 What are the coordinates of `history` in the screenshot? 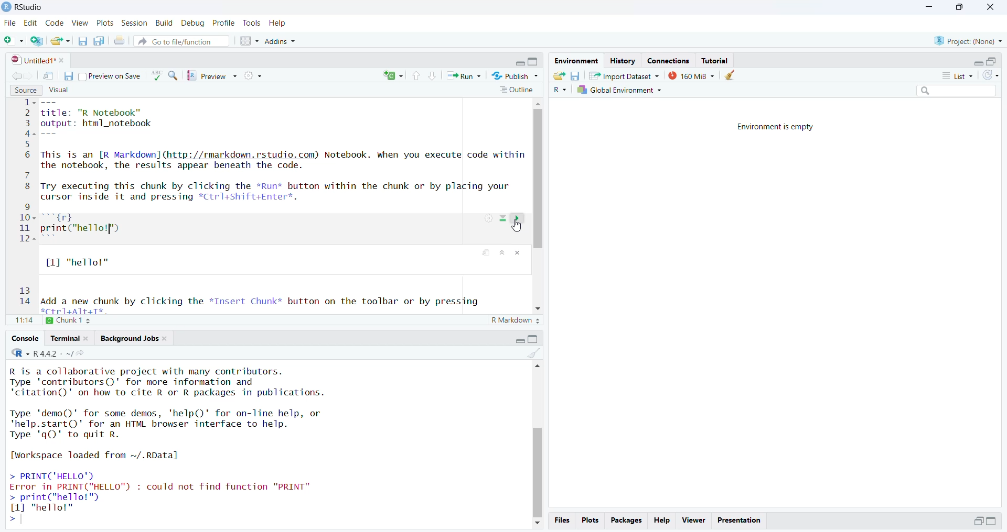 It's located at (622, 61).